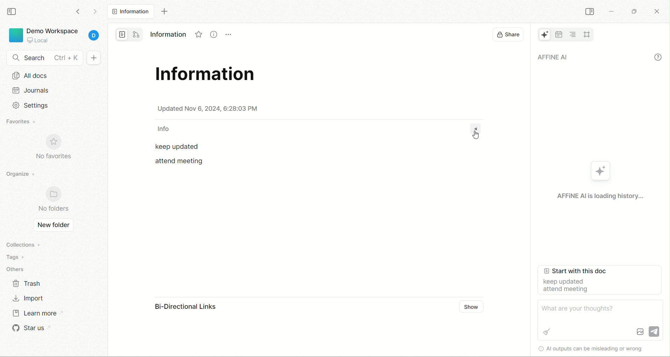  What do you see at coordinates (208, 109) in the screenshot?
I see `date & time` at bounding box center [208, 109].